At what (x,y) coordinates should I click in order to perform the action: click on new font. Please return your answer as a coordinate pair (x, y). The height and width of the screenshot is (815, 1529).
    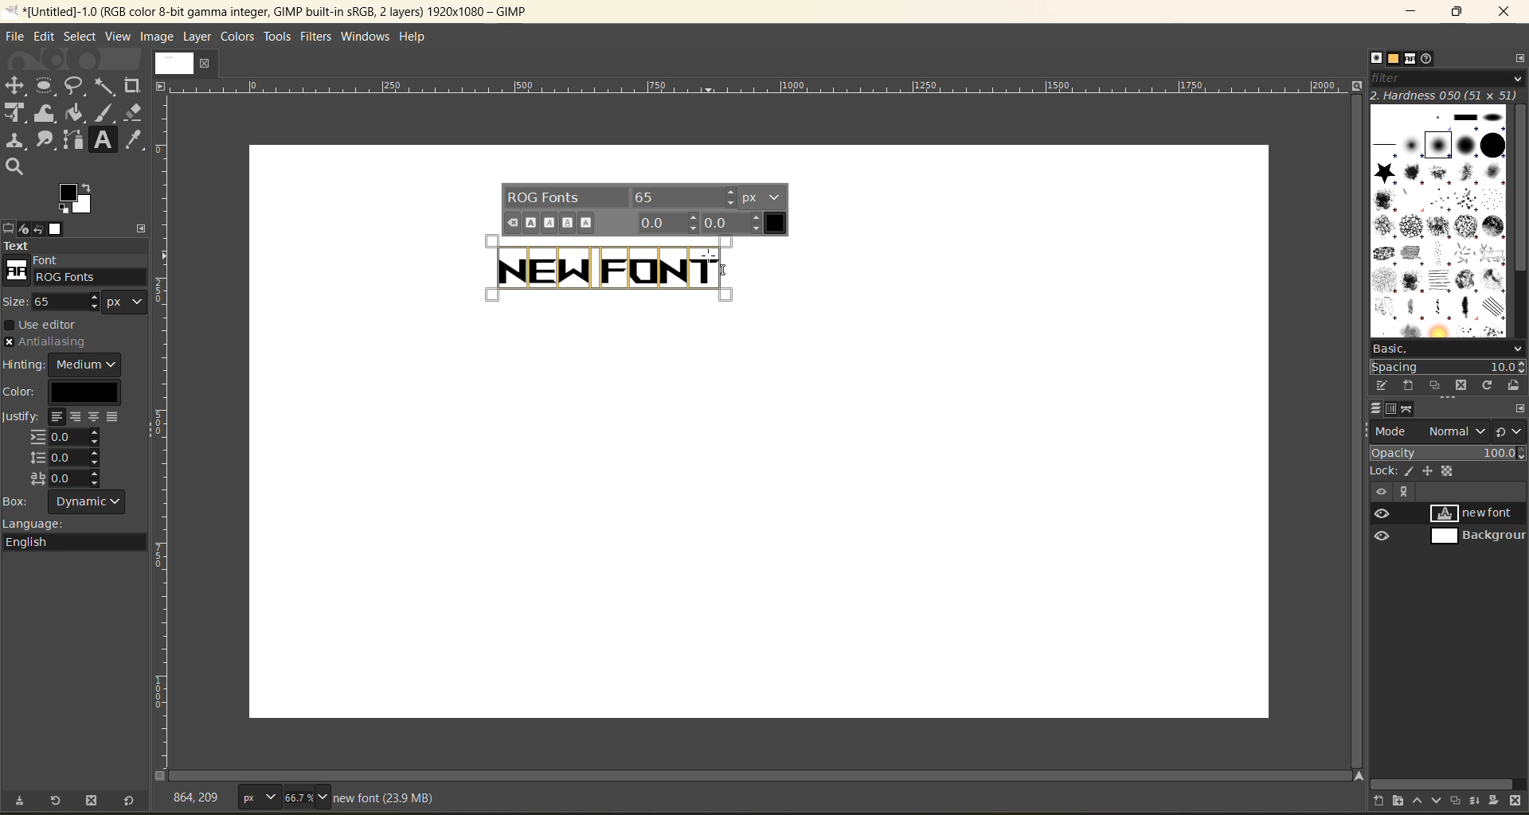
    Looking at the image, I should click on (1478, 513).